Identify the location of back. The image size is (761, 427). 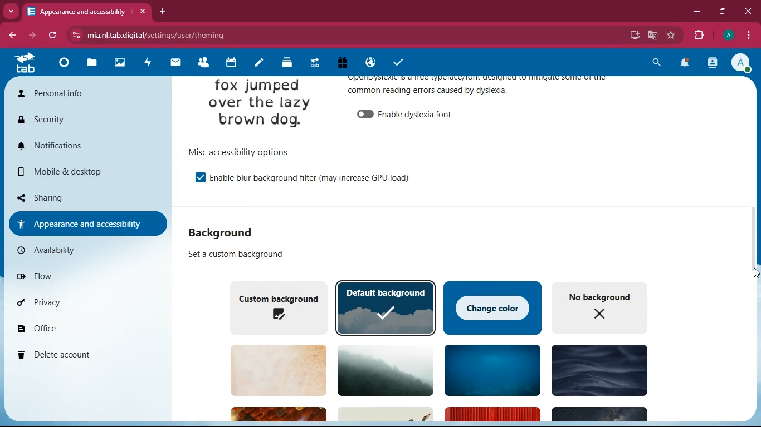
(9, 36).